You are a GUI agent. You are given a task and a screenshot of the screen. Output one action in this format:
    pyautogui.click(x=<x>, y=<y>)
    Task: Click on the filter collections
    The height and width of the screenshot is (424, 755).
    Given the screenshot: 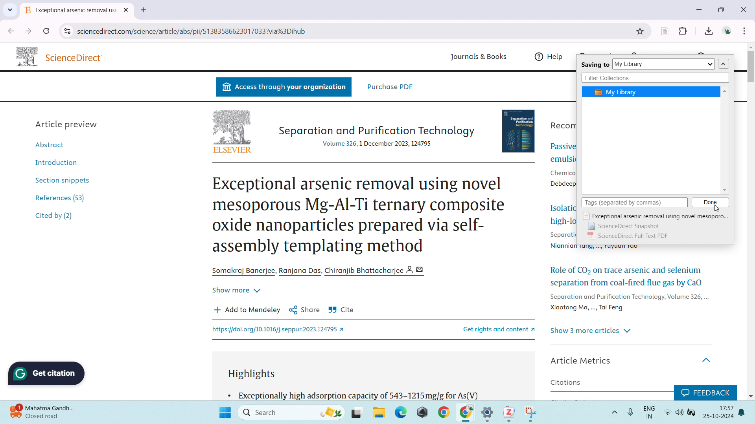 What is the action you would take?
    pyautogui.click(x=655, y=78)
    